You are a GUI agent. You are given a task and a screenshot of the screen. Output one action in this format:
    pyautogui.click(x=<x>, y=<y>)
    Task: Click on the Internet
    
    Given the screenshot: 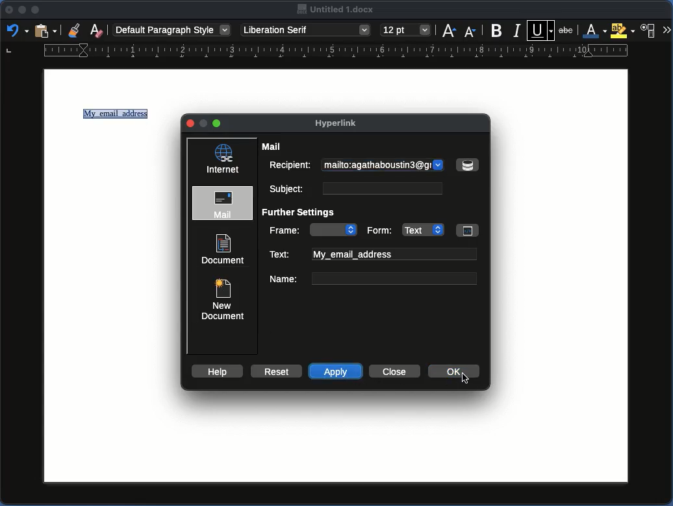 What is the action you would take?
    pyautogui.click(x=223, y=159)
    